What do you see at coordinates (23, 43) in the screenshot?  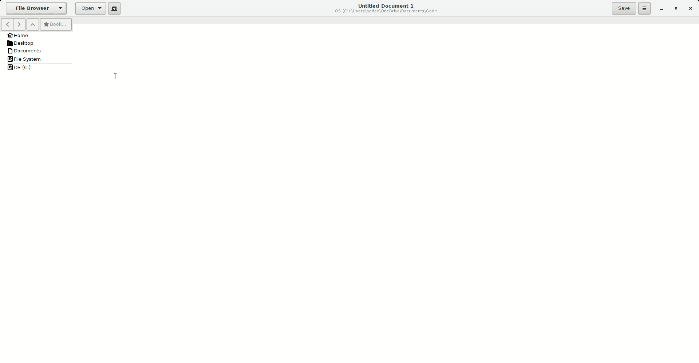 I see `Desktop` at bounding box center [23, 43].